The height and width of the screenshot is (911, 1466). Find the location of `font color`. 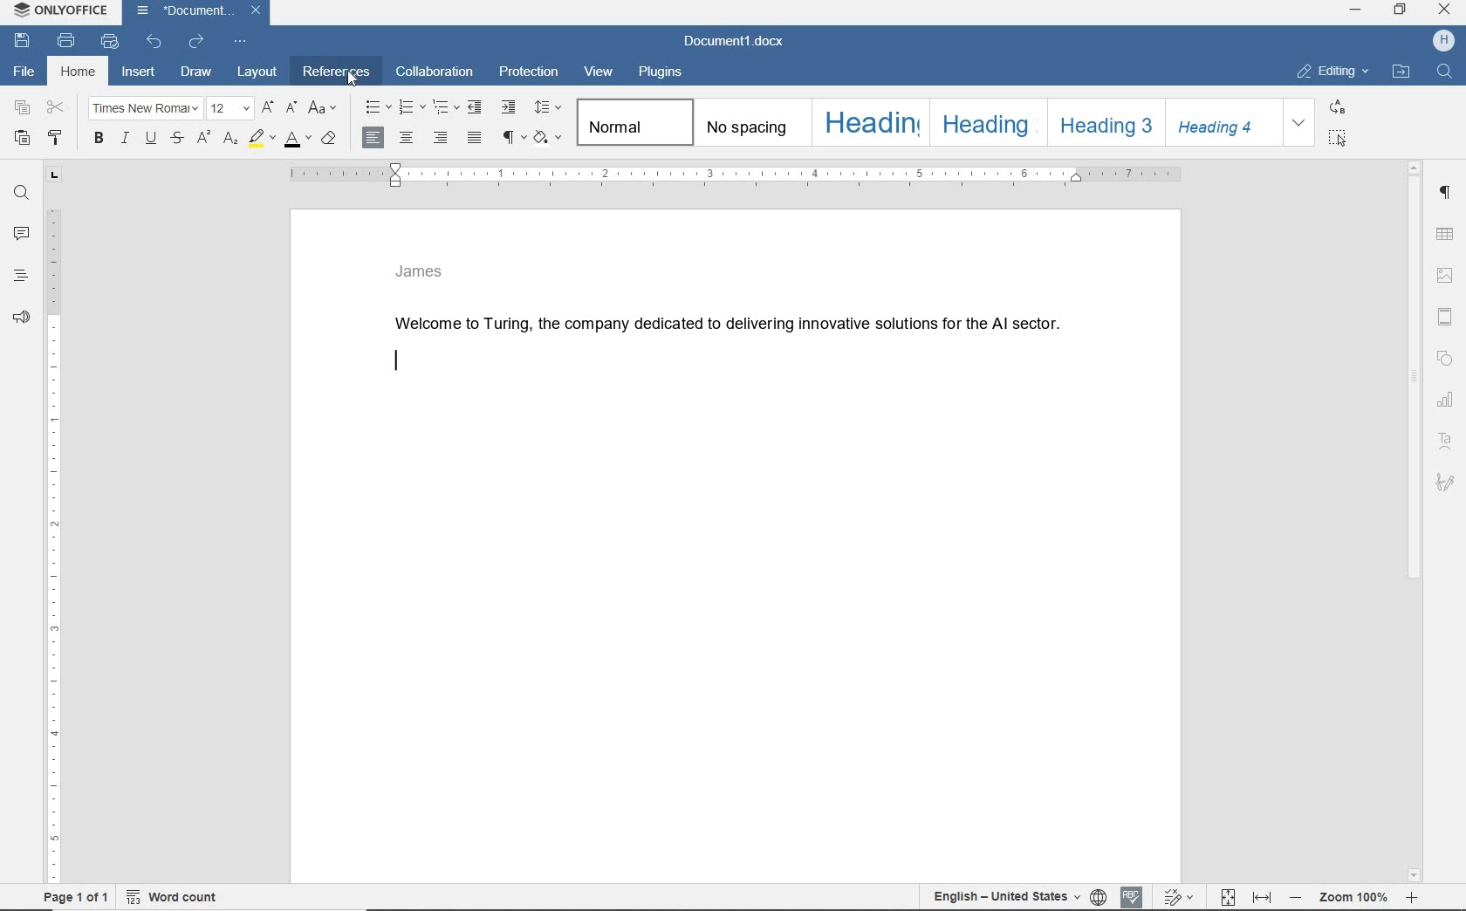

font color is located at coordinates (298, 140).